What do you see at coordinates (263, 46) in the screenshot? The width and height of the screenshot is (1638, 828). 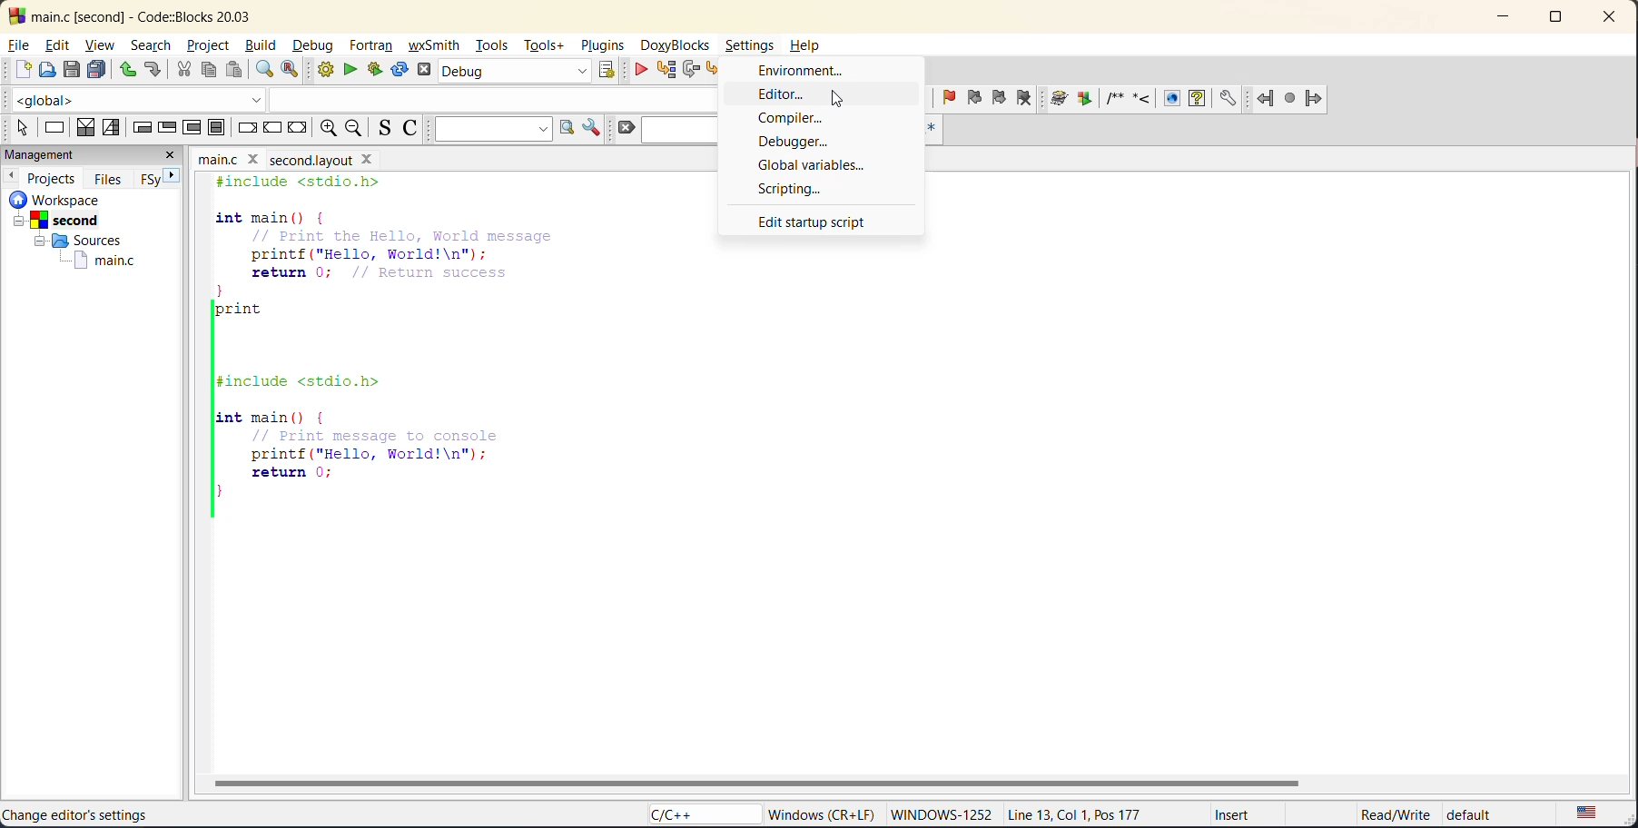 I see `build` at bounding box center [263, 46].